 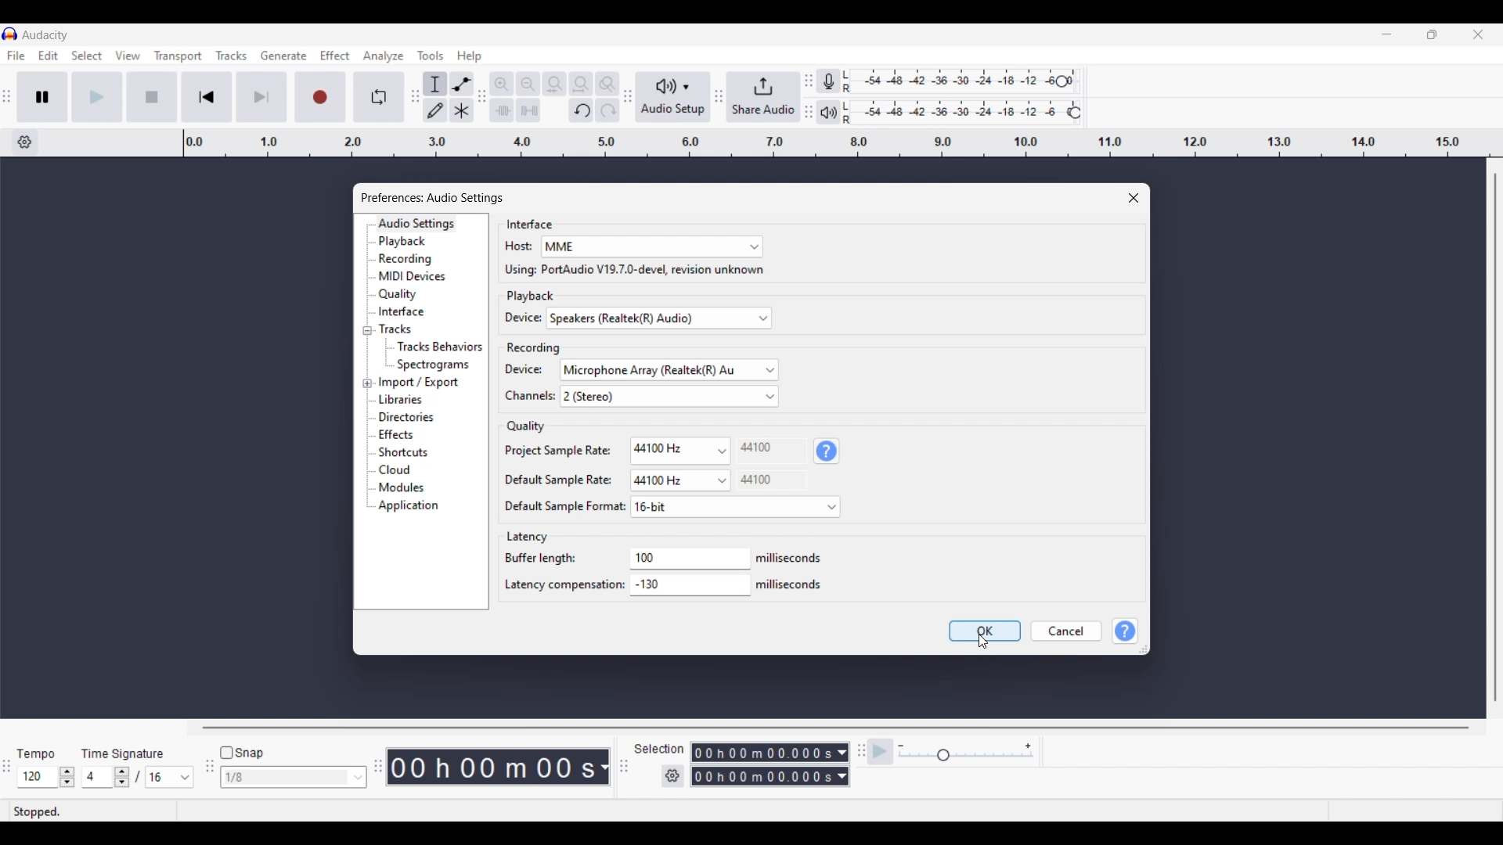 What do you see at coordinates (1075, 113) in the screenshot?
I see `Change playback level` at bounding box center [1075, 113].